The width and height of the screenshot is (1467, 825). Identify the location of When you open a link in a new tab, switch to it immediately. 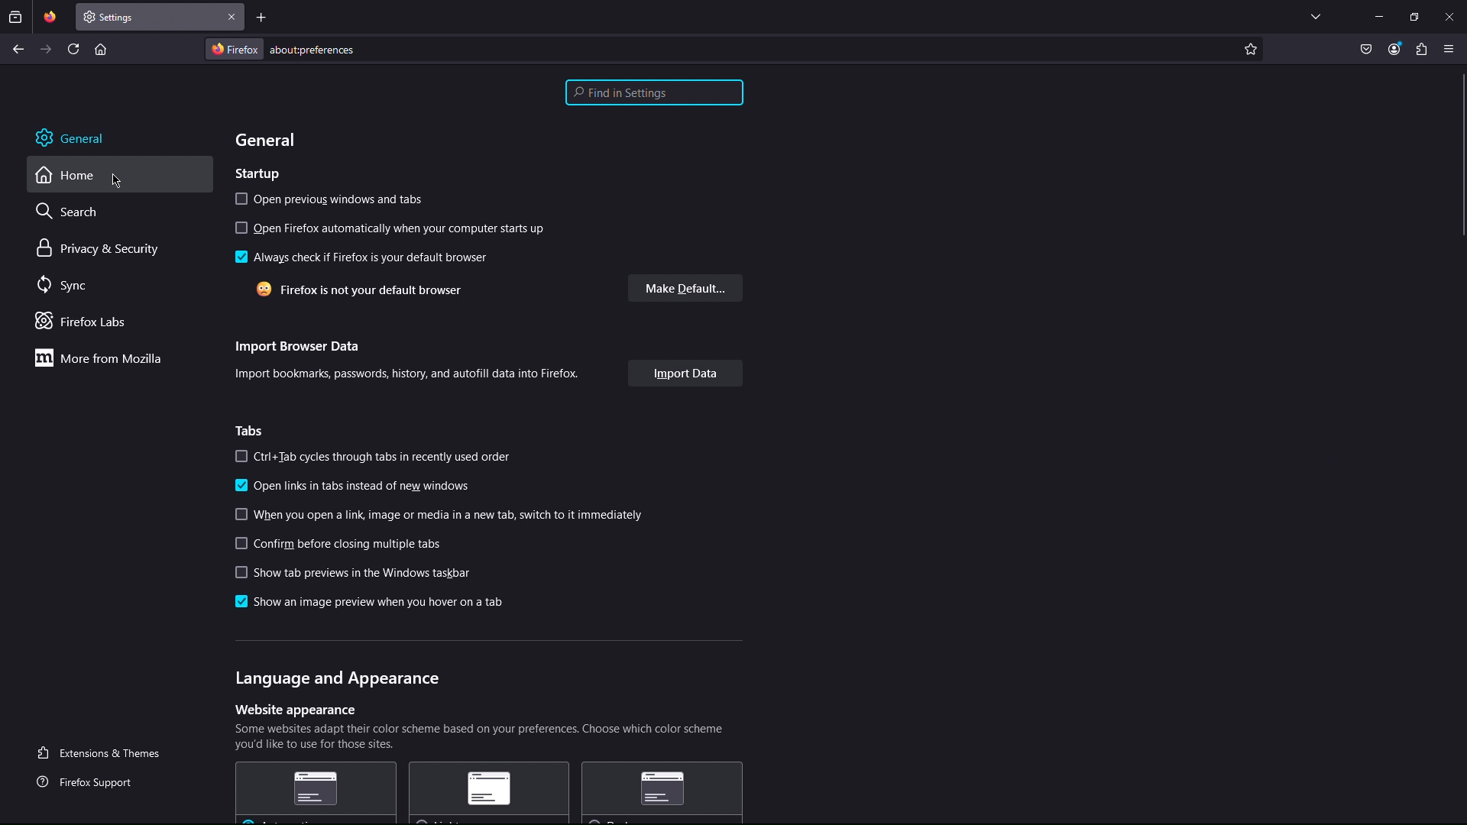
(440, 515).